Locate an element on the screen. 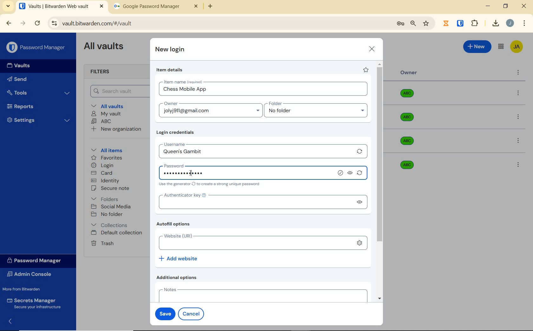  Vaults is located at coordinates (20, 66).